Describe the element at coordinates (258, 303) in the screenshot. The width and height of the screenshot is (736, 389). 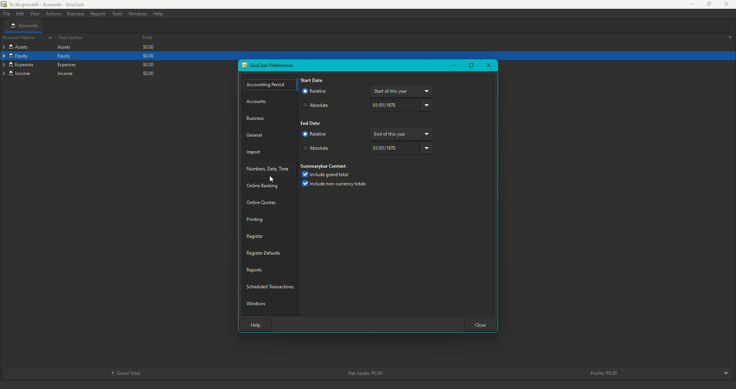
I see `Windows` at that location.